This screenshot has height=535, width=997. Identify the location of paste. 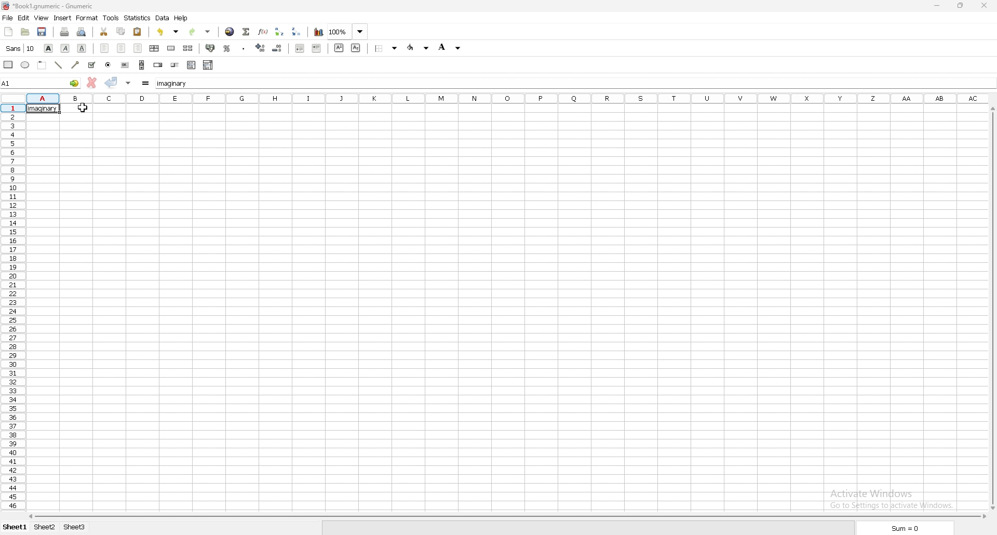
(138, 32).